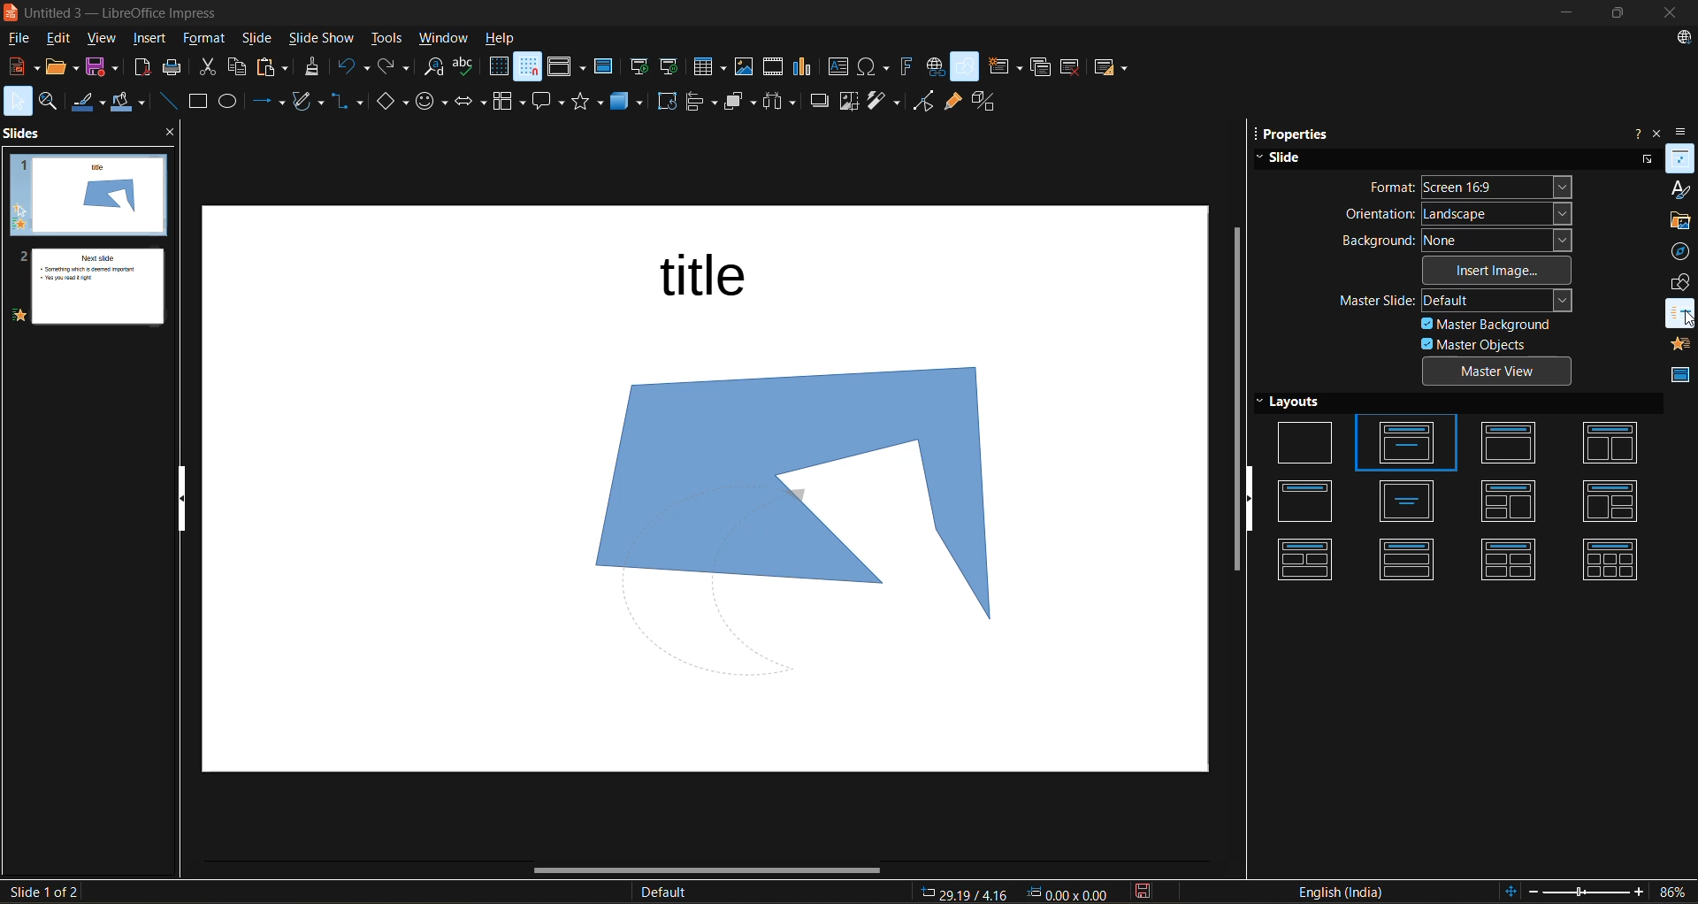 The height and width of the screenshot is (904, 1698). Describe the element at coordinates (937, 67) in the screenshot. I see `insert hyperlink` at that location.